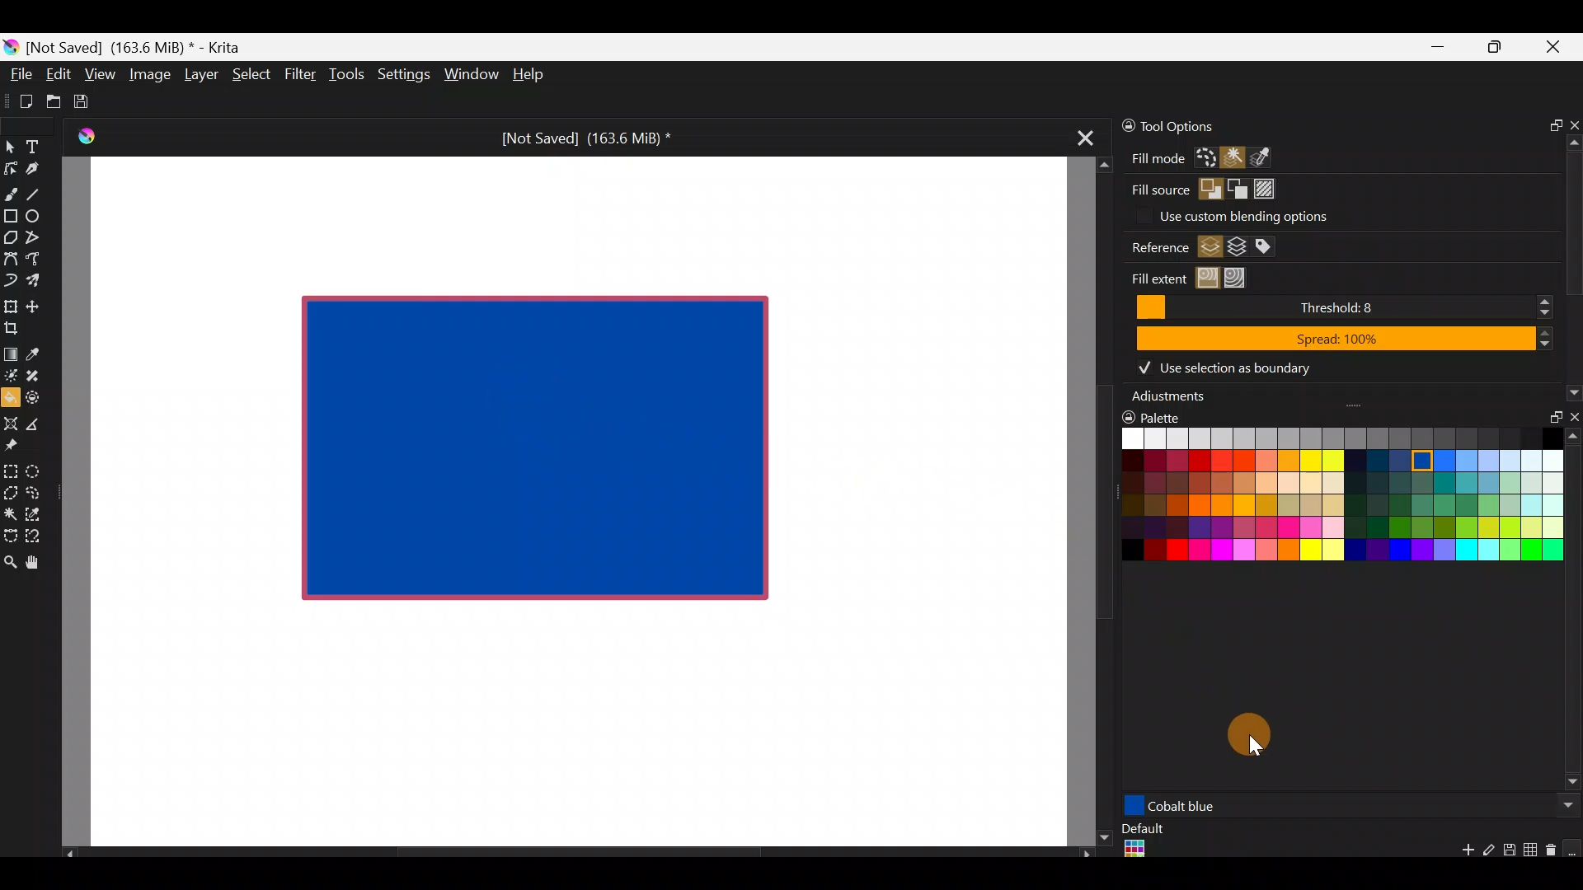  I want to click on Create new document, so click(20, 100).